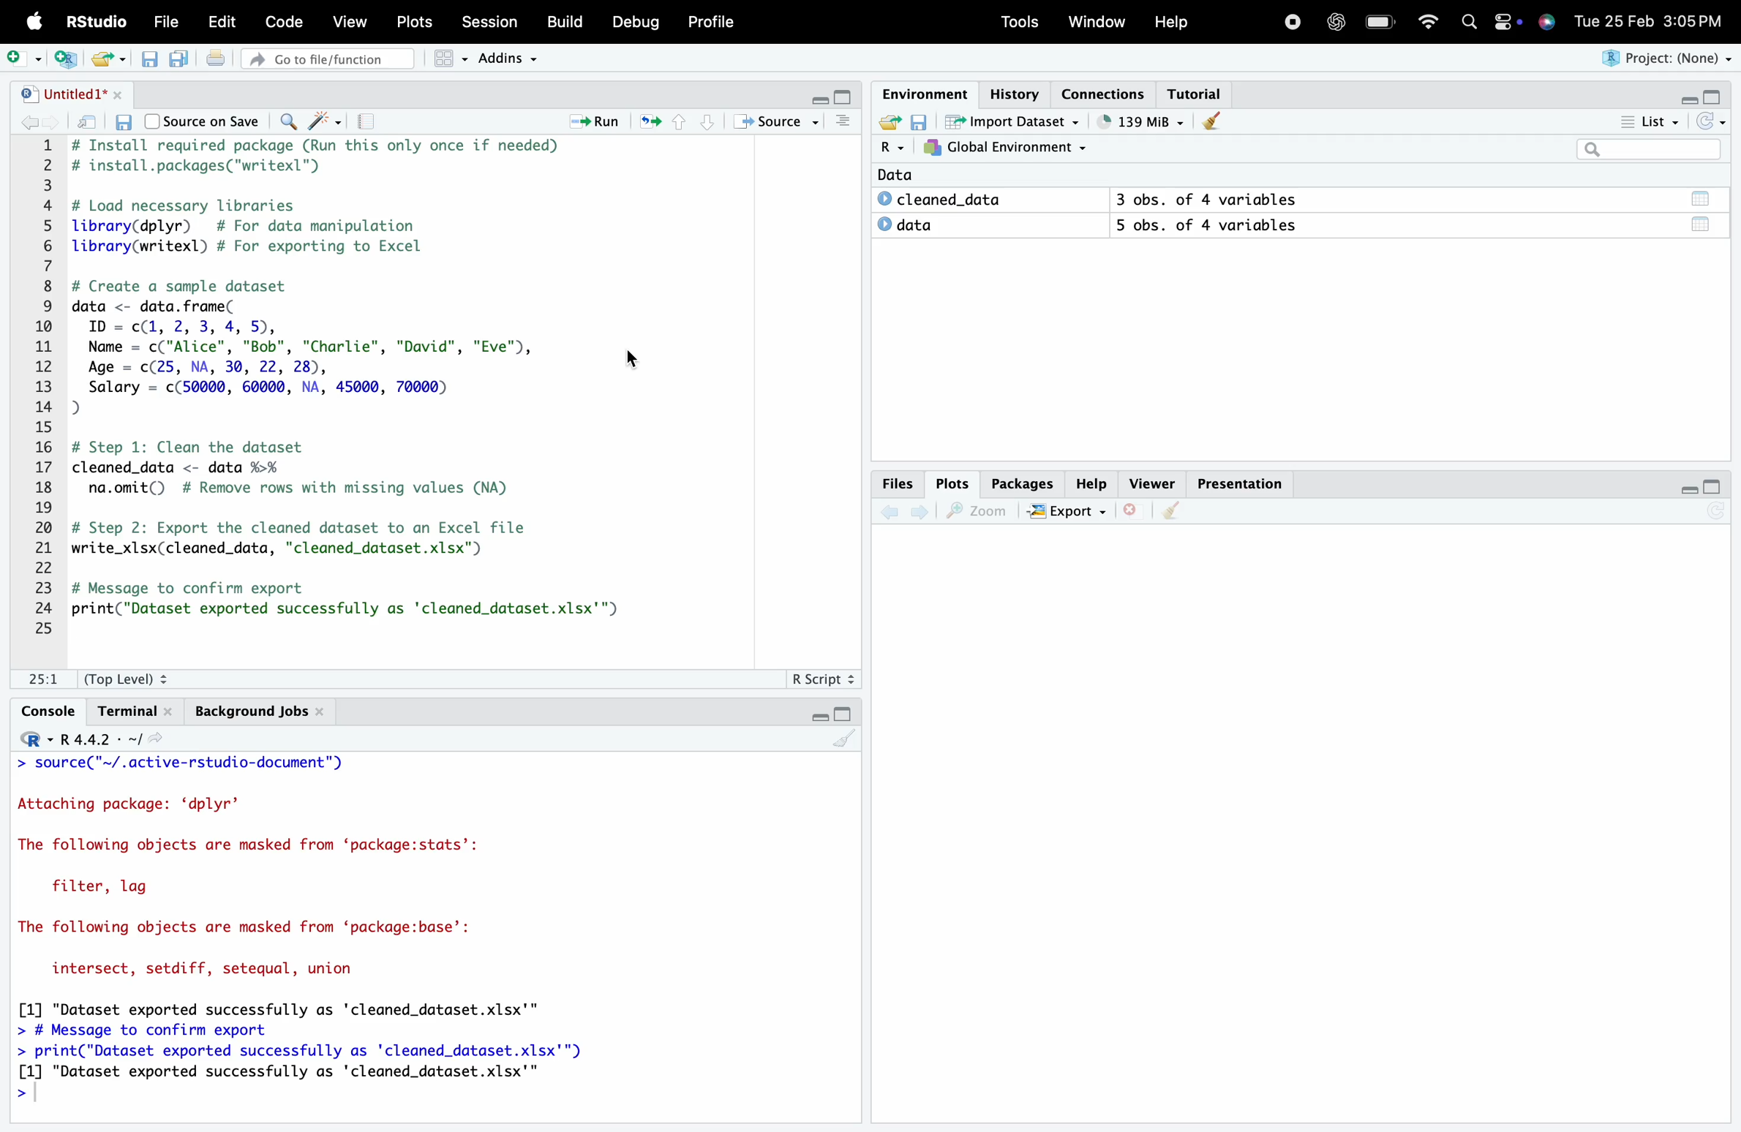  Describe the element at coordinates (633, 23) in the screenshot. I see `Debug` at that location.